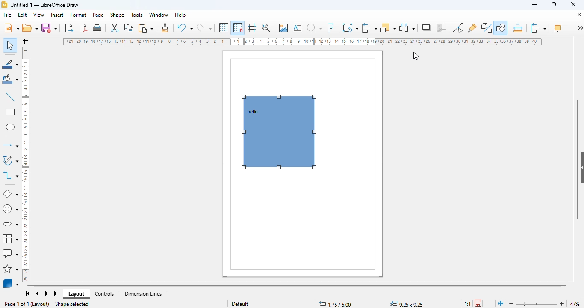  What do you see at coordinates (145, 28) in the screenshot?
I see `paste` at bounding box center [145, 28].